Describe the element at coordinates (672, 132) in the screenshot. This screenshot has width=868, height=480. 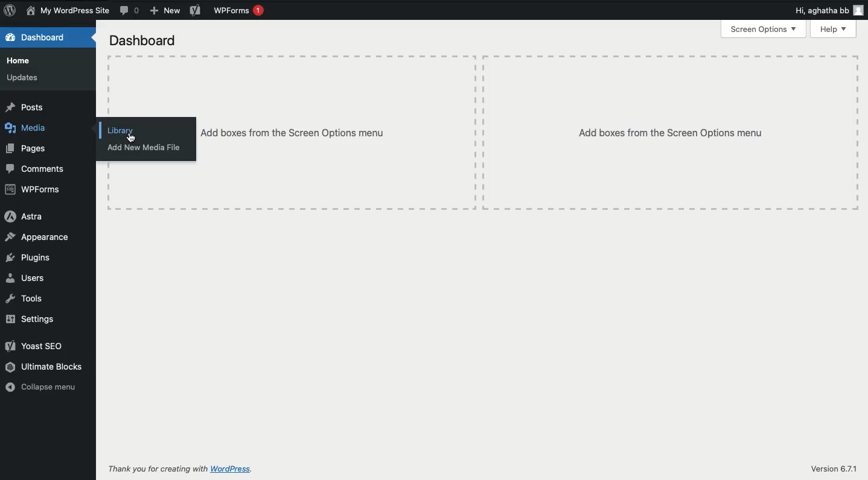
I see `Add boxes from the screen options menu` at that location.